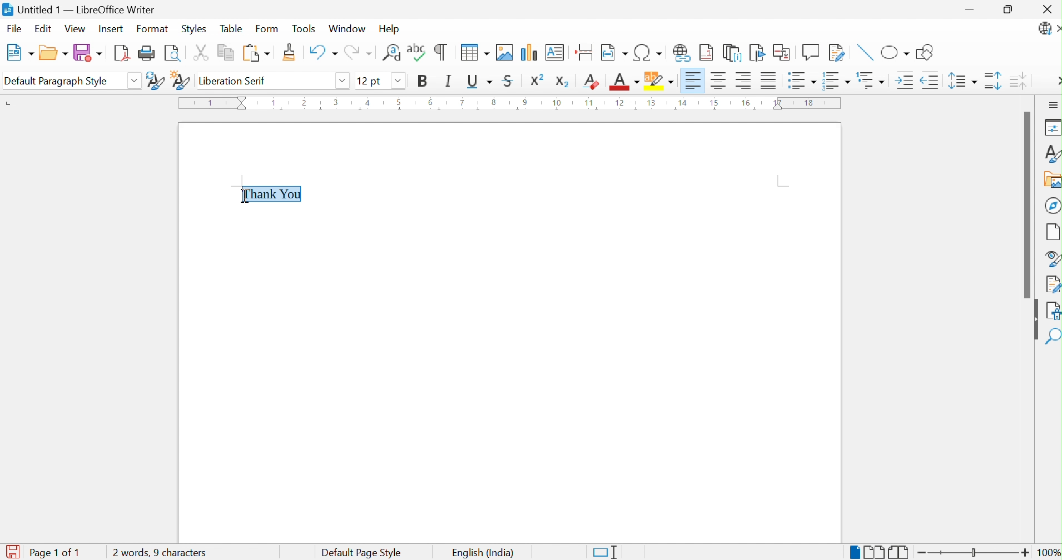 Image resolution: width=1062 pixels, height=560 pixels. What do you see at coordinates (193, 28) in the screenshot?
I see `Styles` at bounding box center [193, 28].